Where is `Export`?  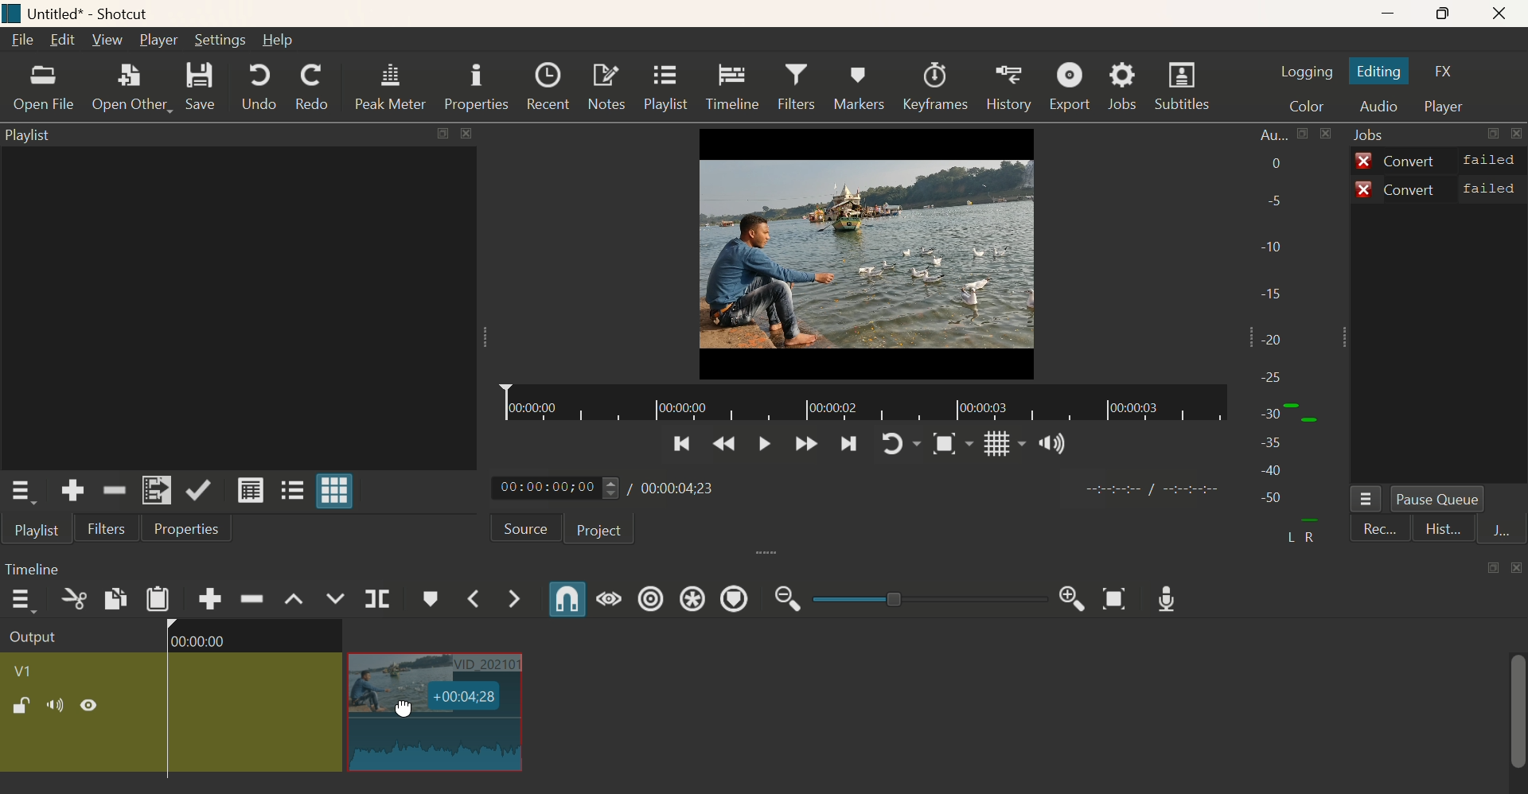 Export is located at coordinates (1072, 88).